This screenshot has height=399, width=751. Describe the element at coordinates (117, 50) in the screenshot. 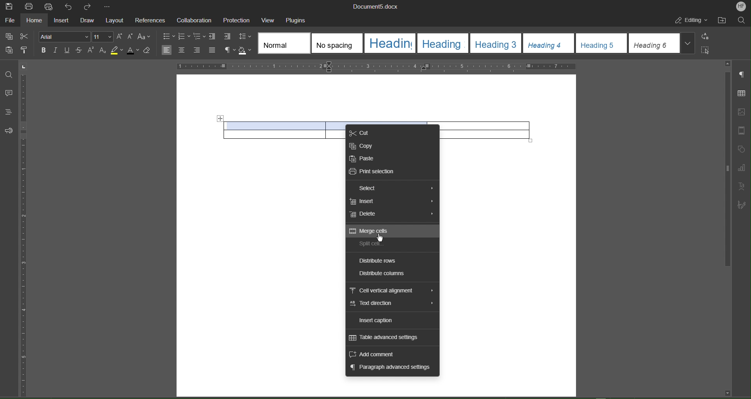

I see `Highlight` at that location.